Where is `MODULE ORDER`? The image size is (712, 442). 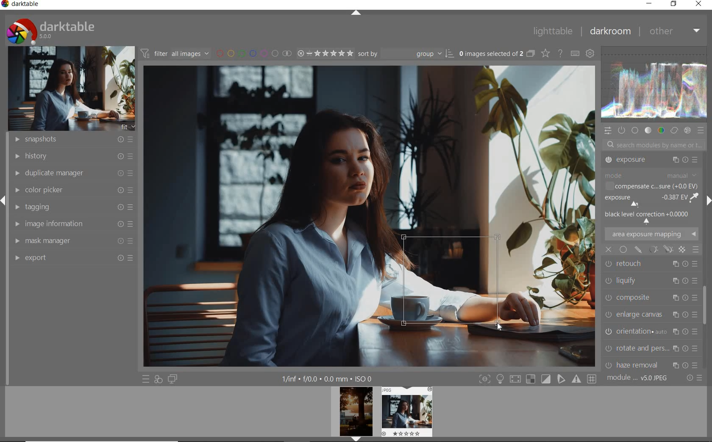 MODULE ORDER is located at coordinates (638, 378).